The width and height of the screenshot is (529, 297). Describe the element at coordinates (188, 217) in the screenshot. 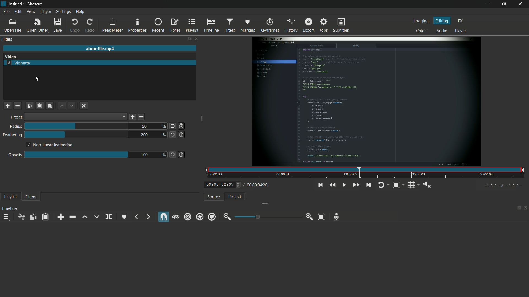

I see `ripple` at that location.